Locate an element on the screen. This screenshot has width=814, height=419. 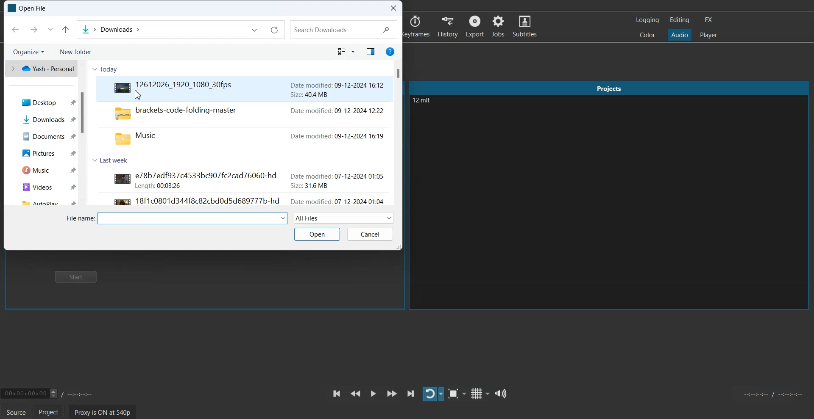
Start is located at coordinates (78, 276).